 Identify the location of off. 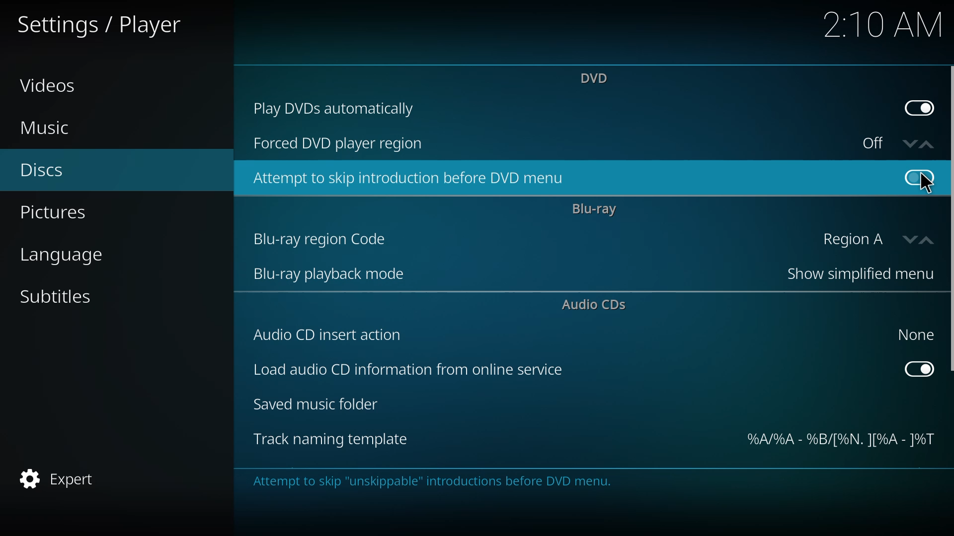
(889, 142).